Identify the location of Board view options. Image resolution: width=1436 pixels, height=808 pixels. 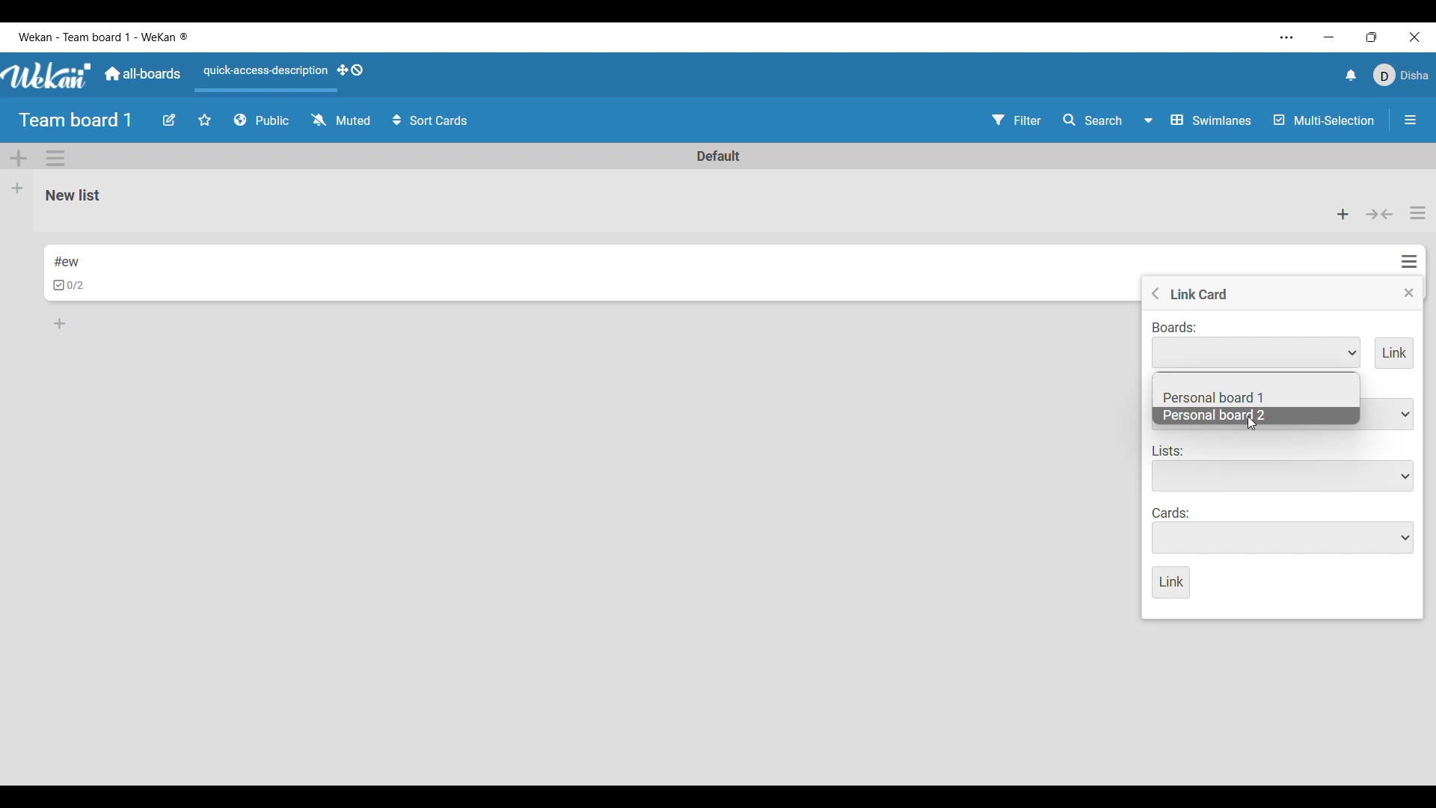
(1197, 120).